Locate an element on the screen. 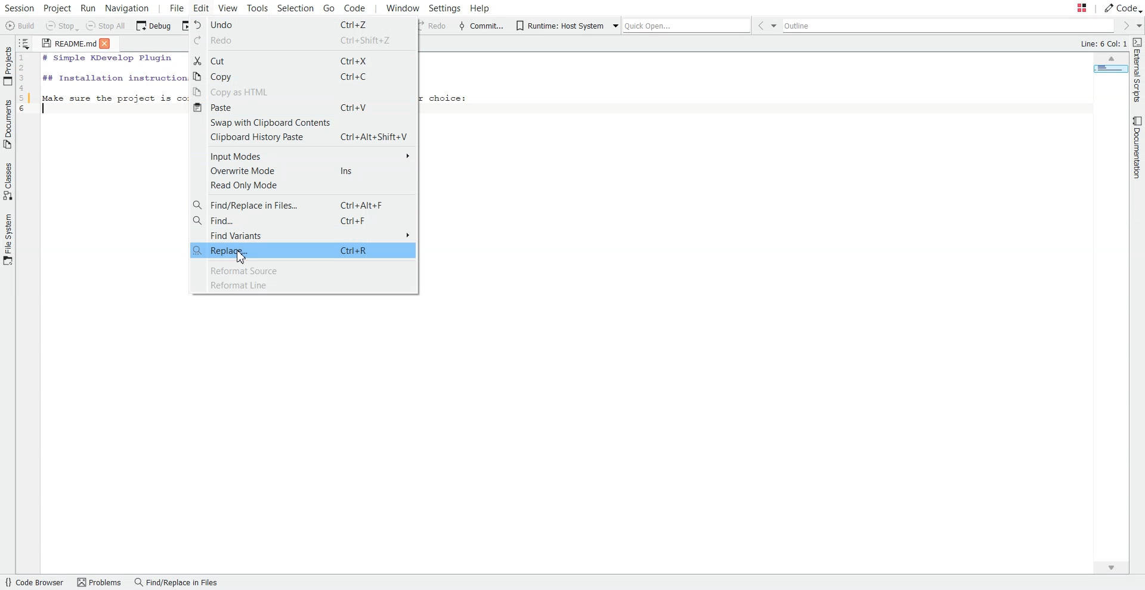 The height and width of the screenshot is (590, 1145). # Simple KDevelop Plugin is located at coordinates (109, 59).